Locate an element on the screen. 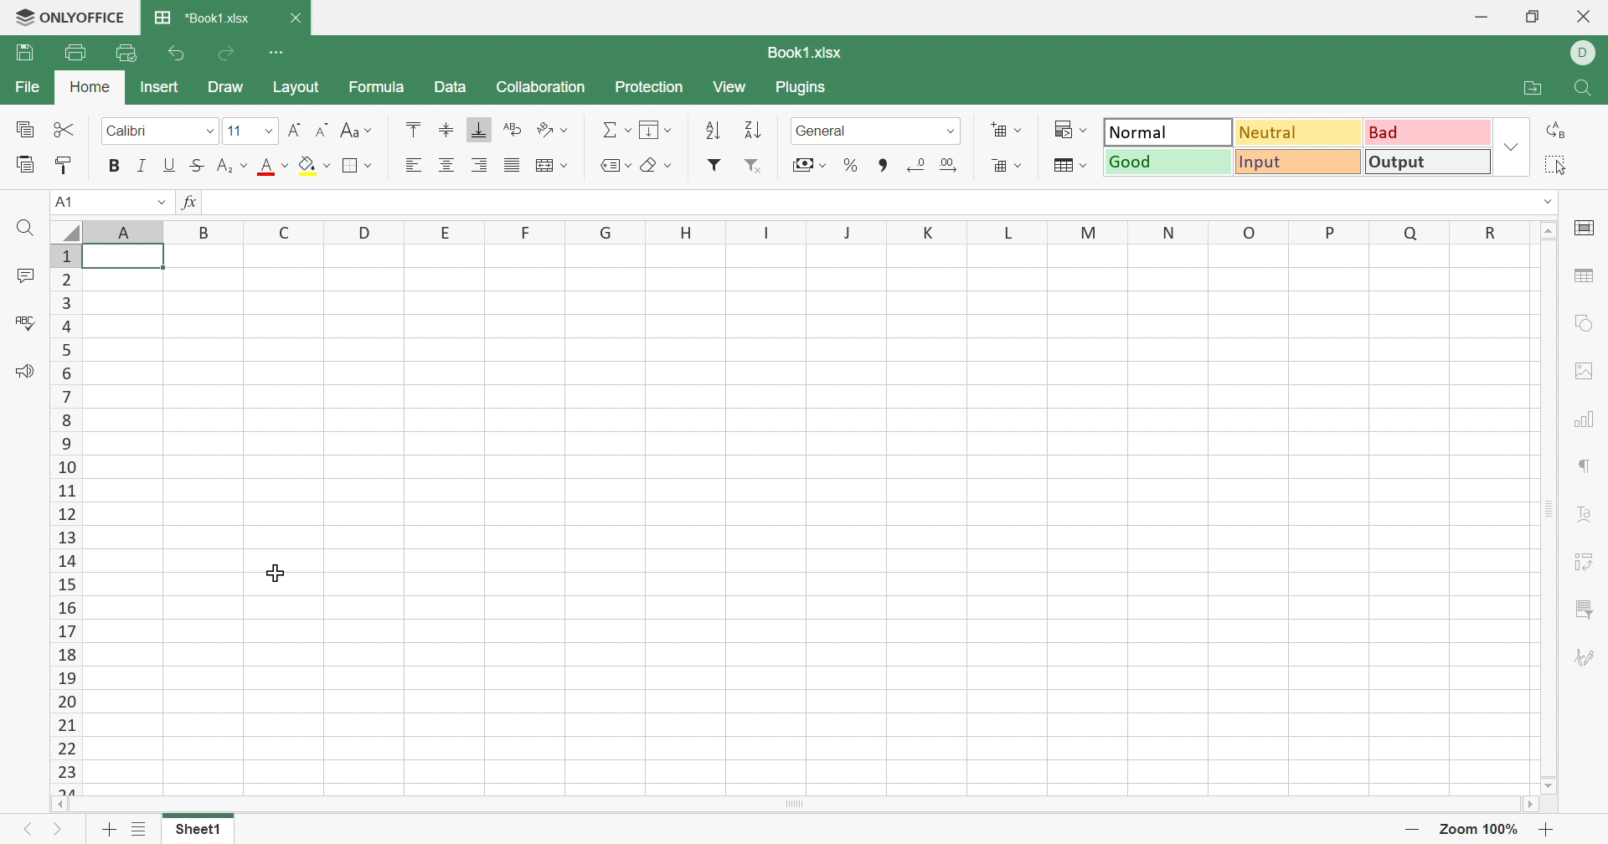 The image size is (1608, 844). - is located at coordinates (1415, 830).